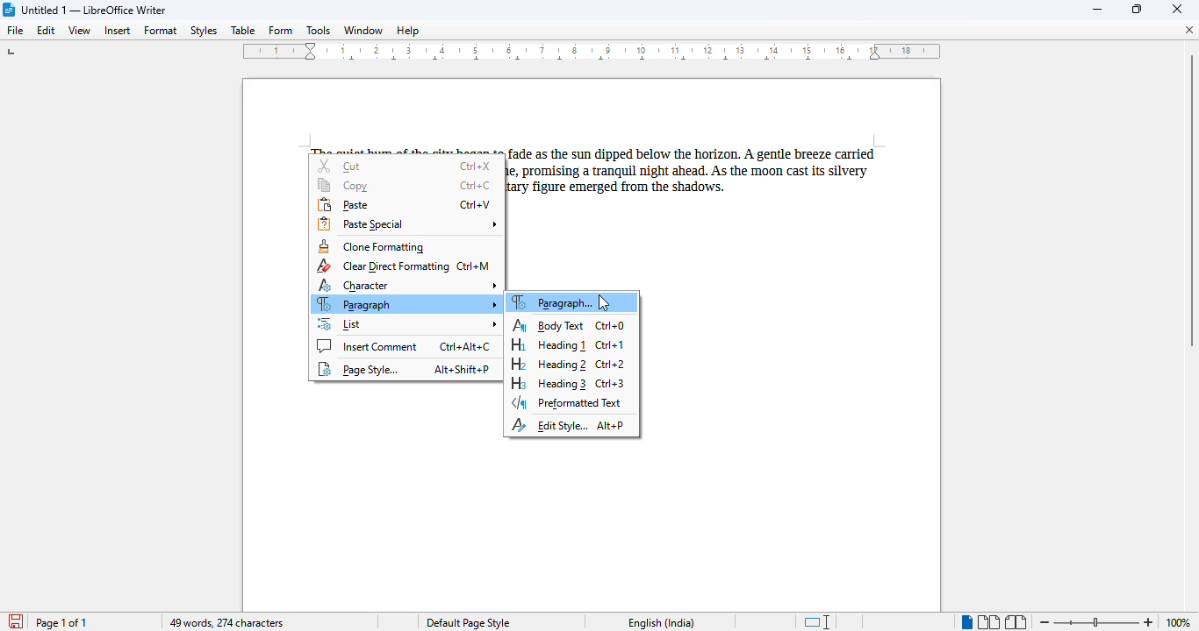 The width and height of the screenshot is (1199, 631). I want to click on book view, so click(1016, 622).